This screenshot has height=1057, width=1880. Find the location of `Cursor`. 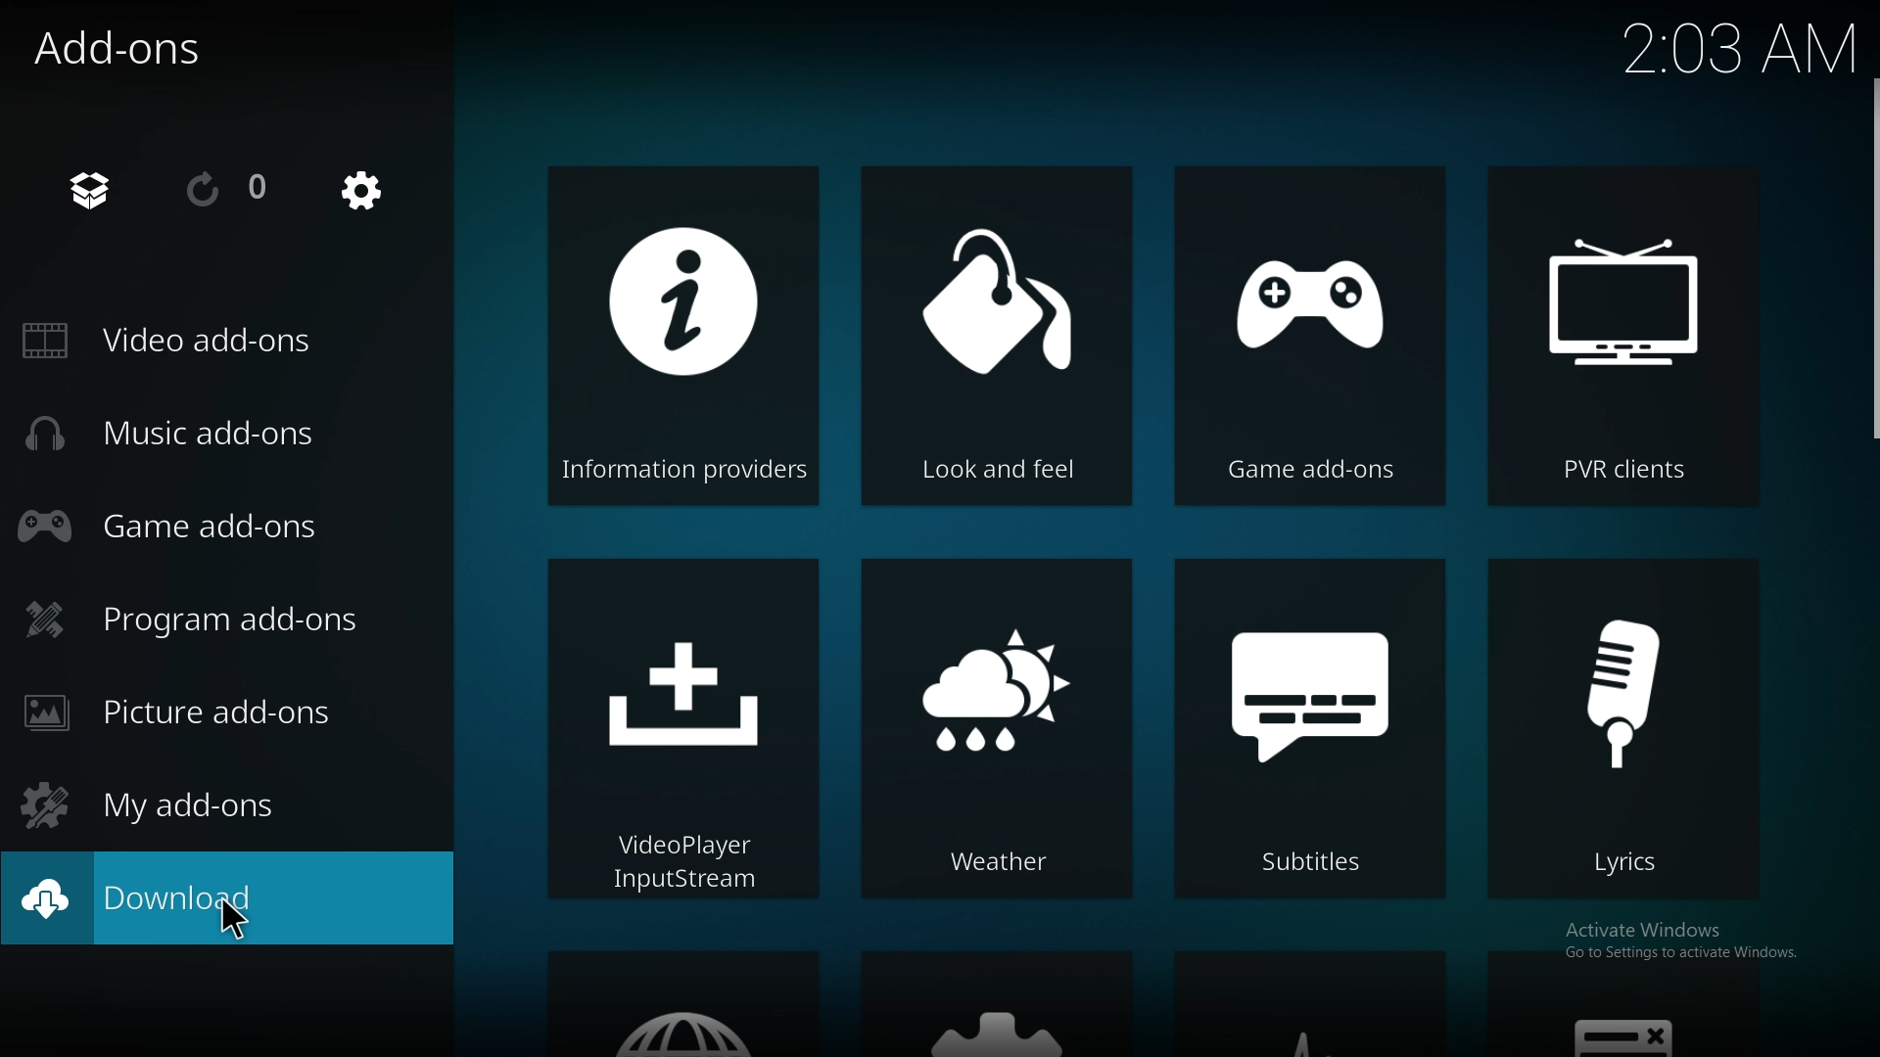

Cursor is located at coordinates (233, 917).